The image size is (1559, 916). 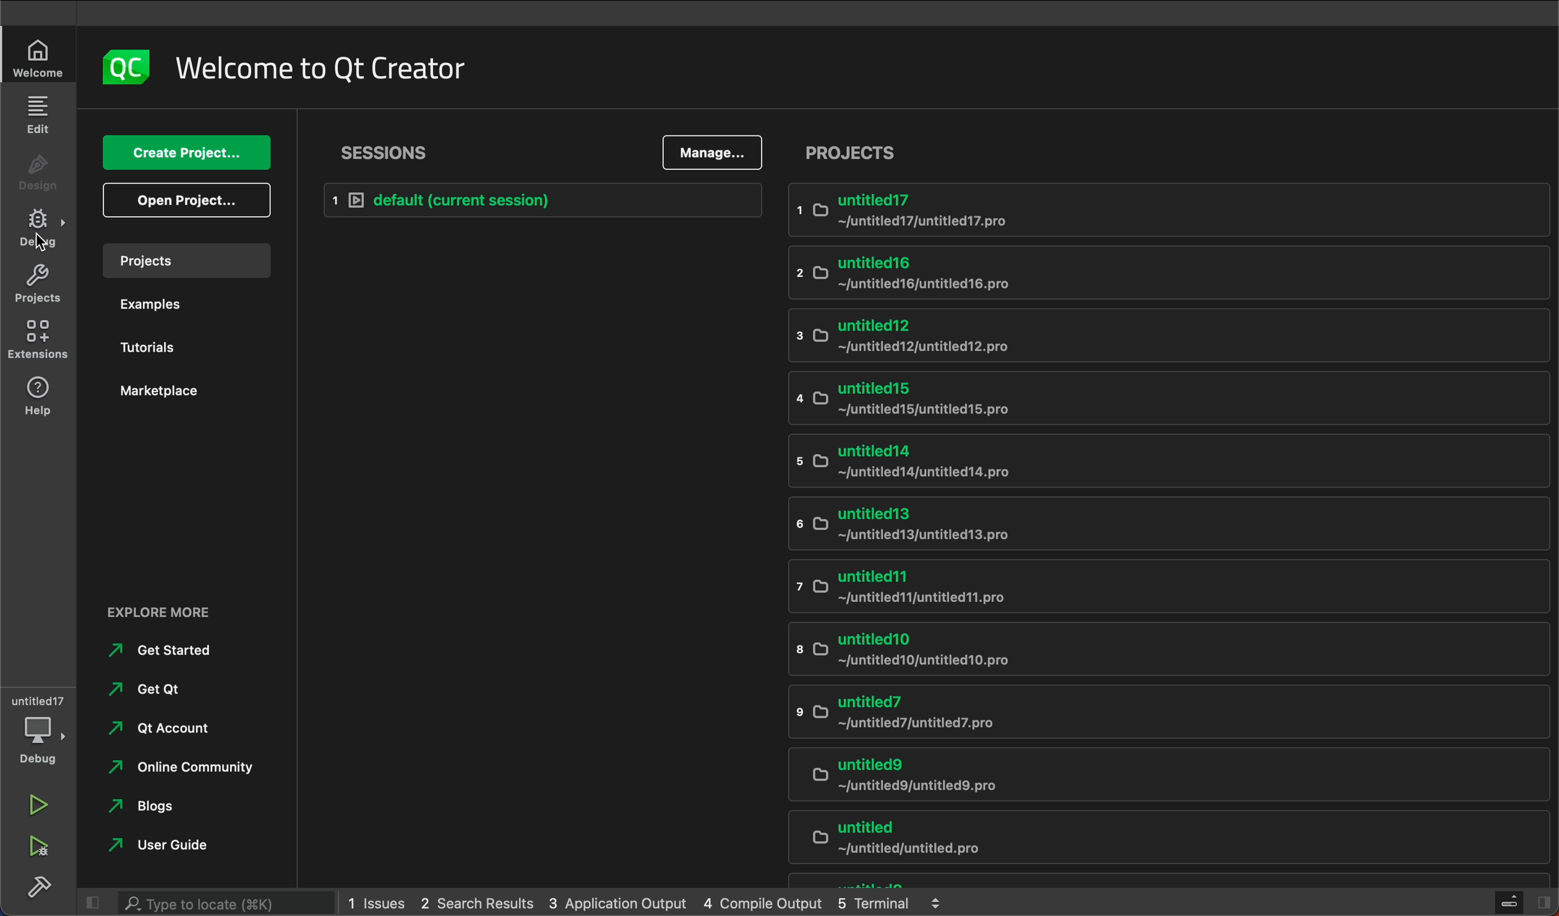 I want to click on Logs, so click(x=937, y=902).